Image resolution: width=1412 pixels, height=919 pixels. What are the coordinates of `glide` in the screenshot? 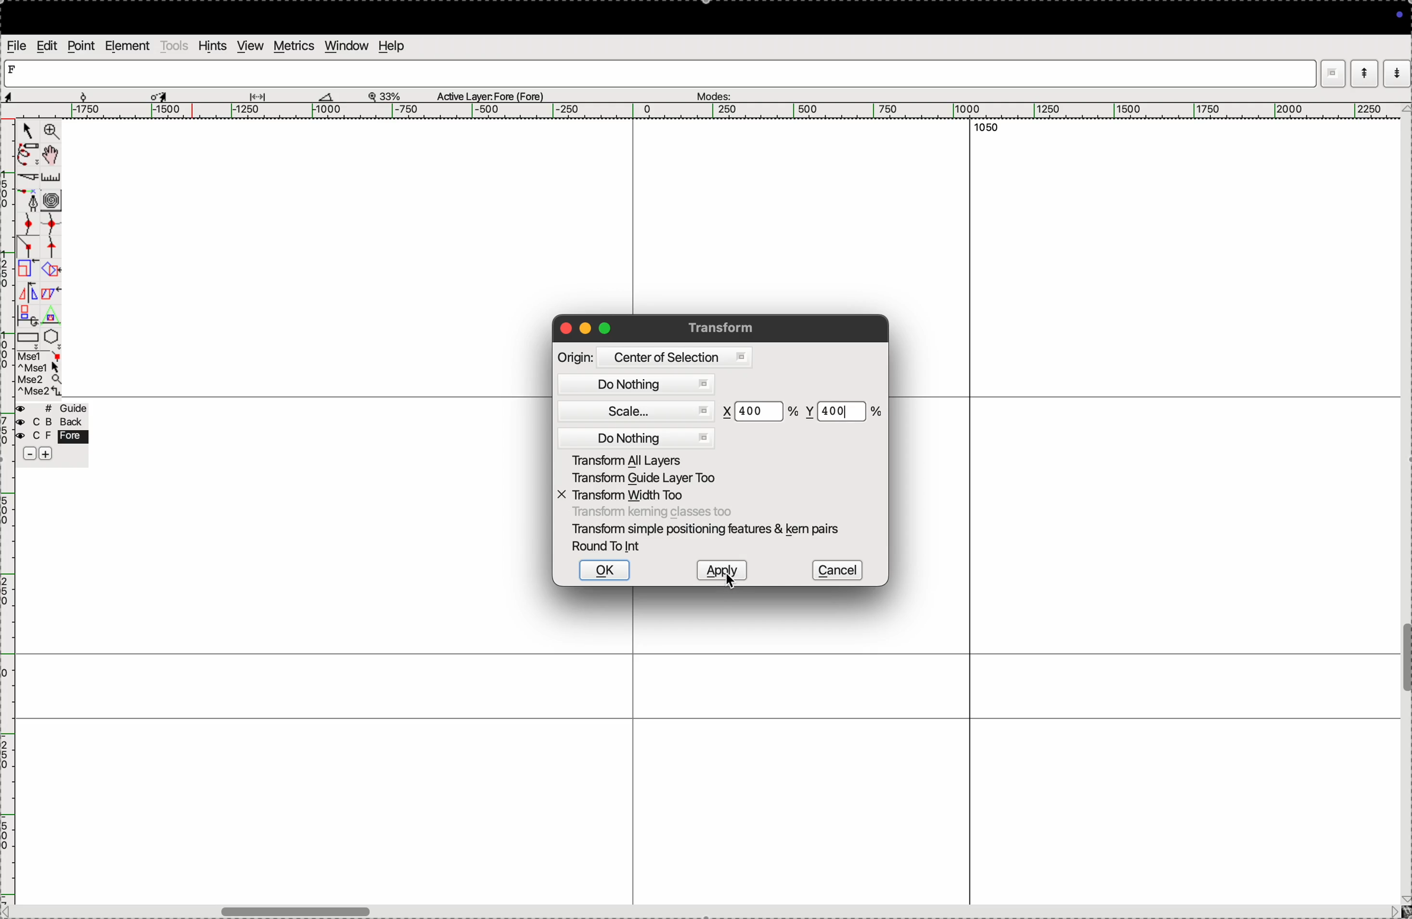 It's located at (262, 96).